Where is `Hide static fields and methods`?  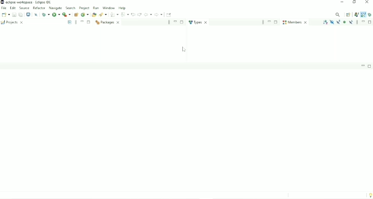 Hide static fields and methods is located at coordinates (339, 22).